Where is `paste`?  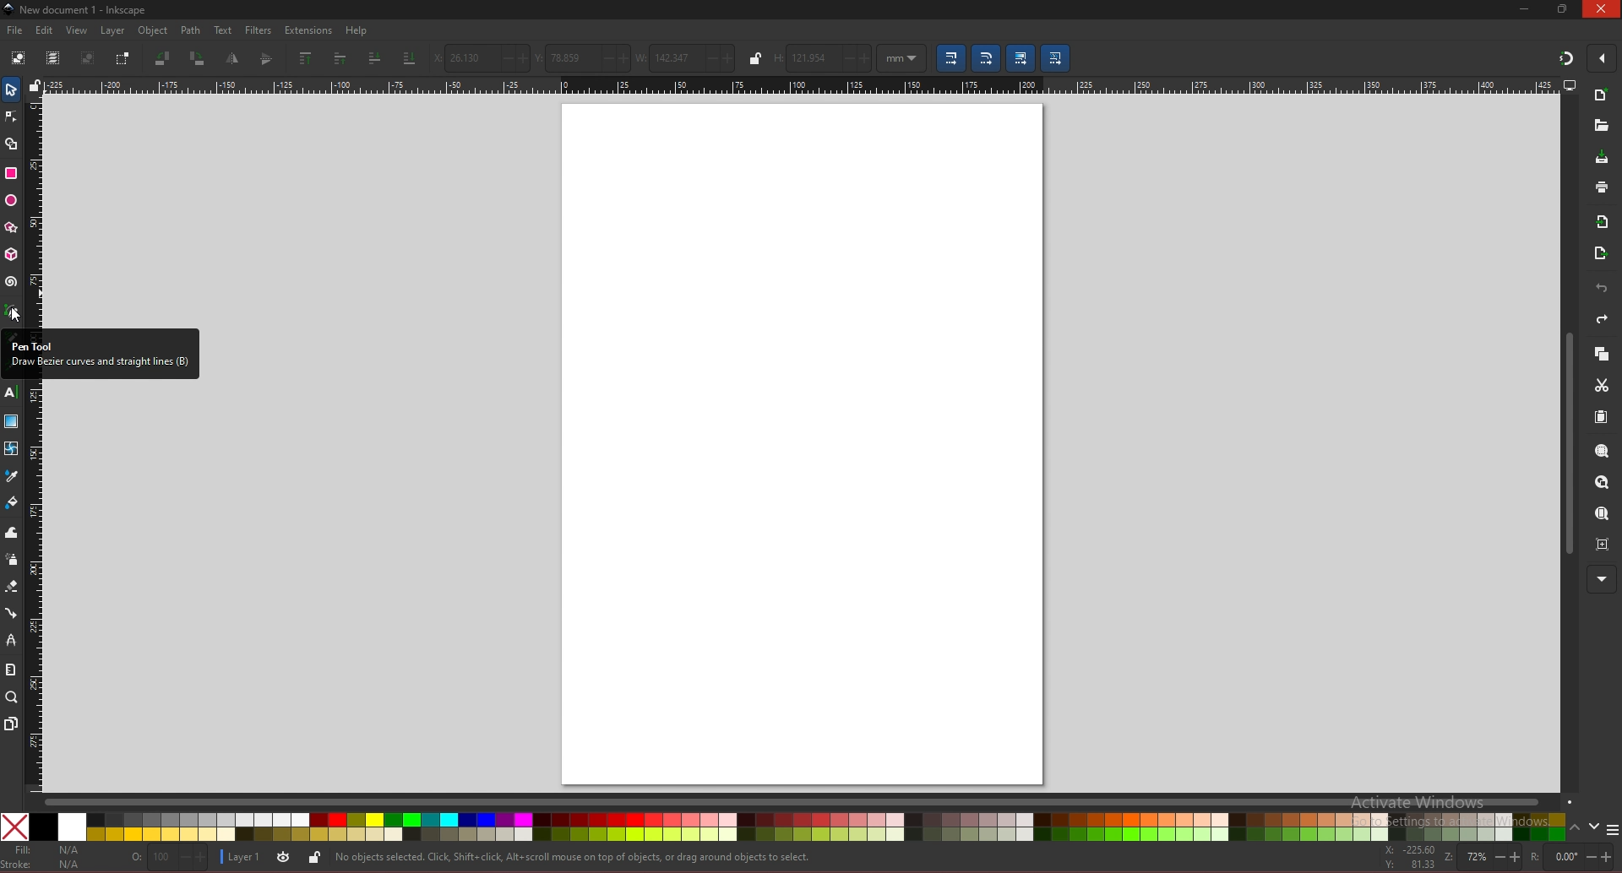
paste is located at coordinates (1601, 418).